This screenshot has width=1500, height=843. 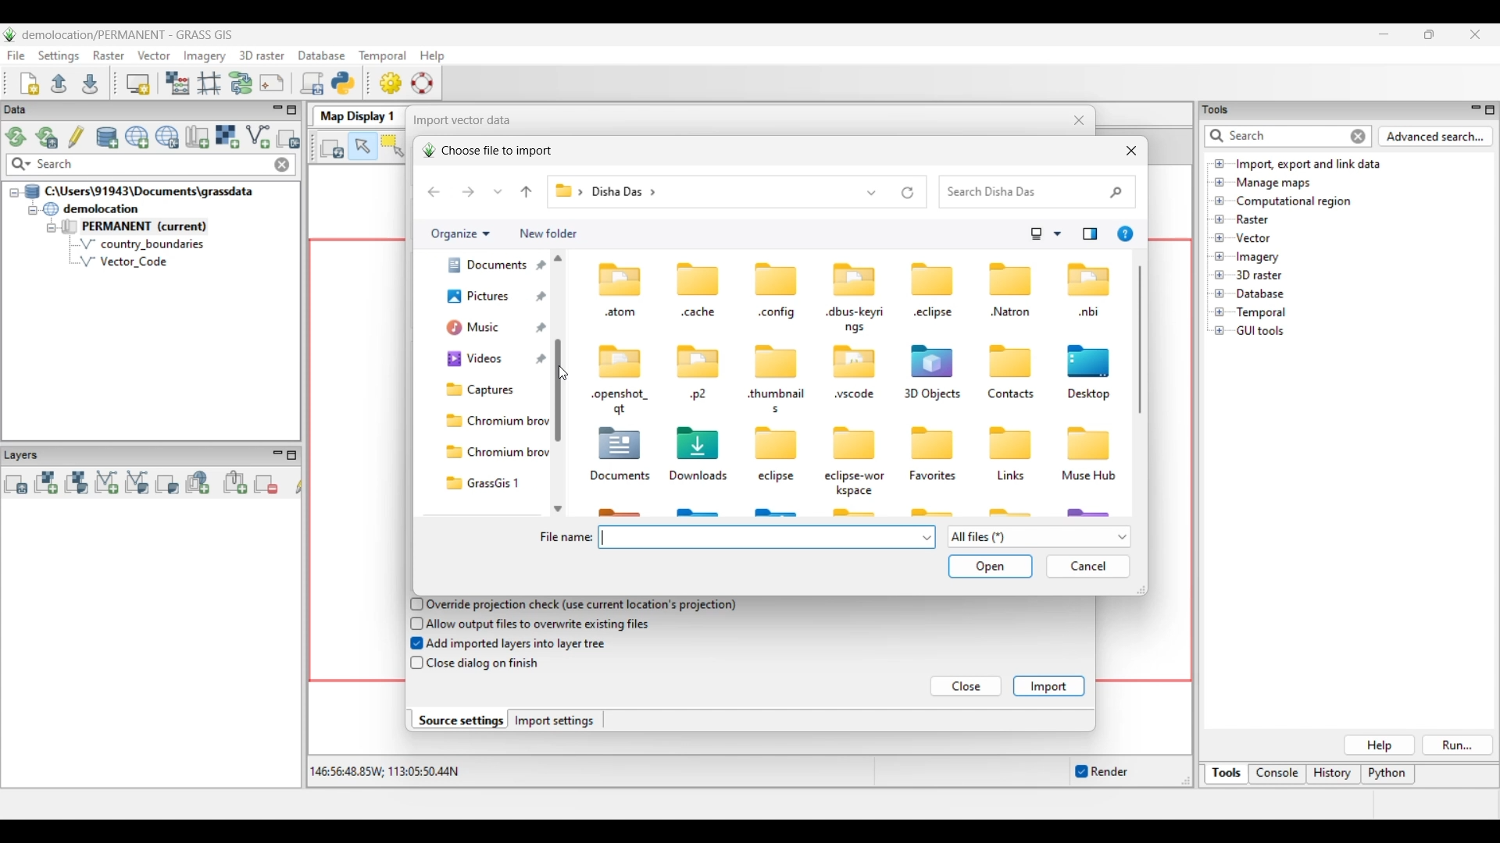 I want to click on Override projection check, so click(x=582, y=605).